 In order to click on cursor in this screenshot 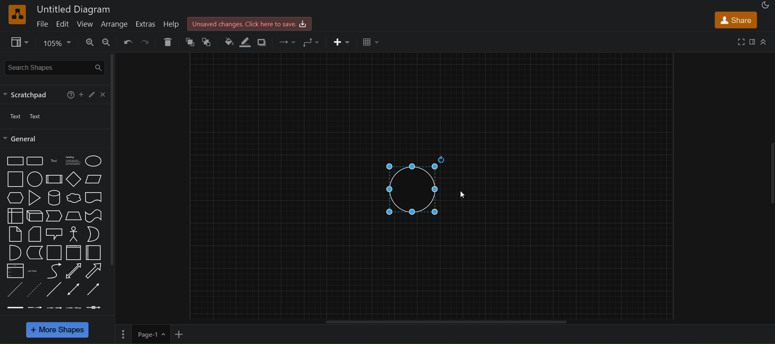, I will do `click(463, 195)`.